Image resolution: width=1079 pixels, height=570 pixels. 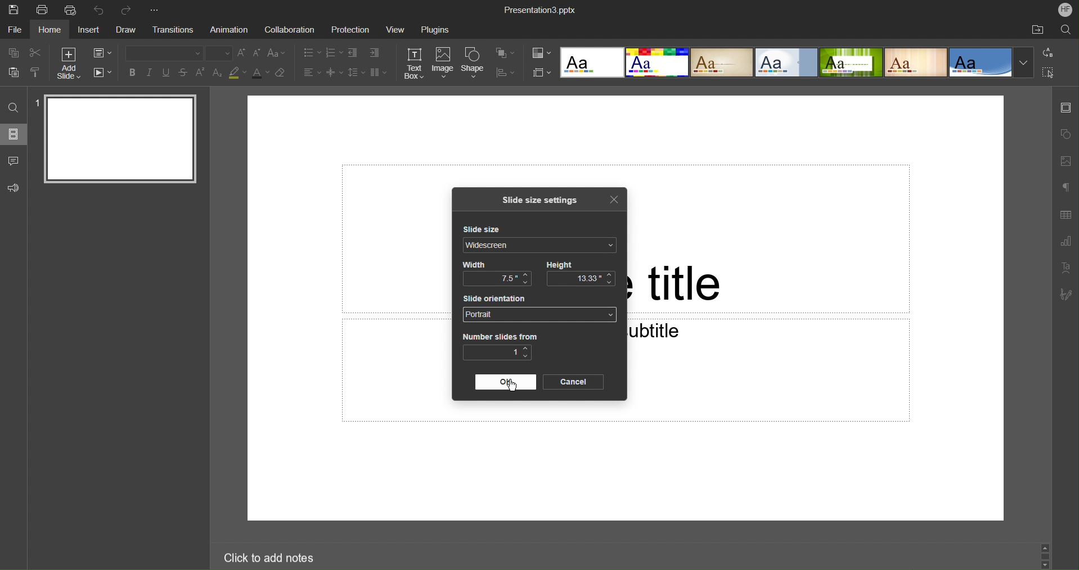 I want to click on Shape Settings, so click(x=1065, y=133).